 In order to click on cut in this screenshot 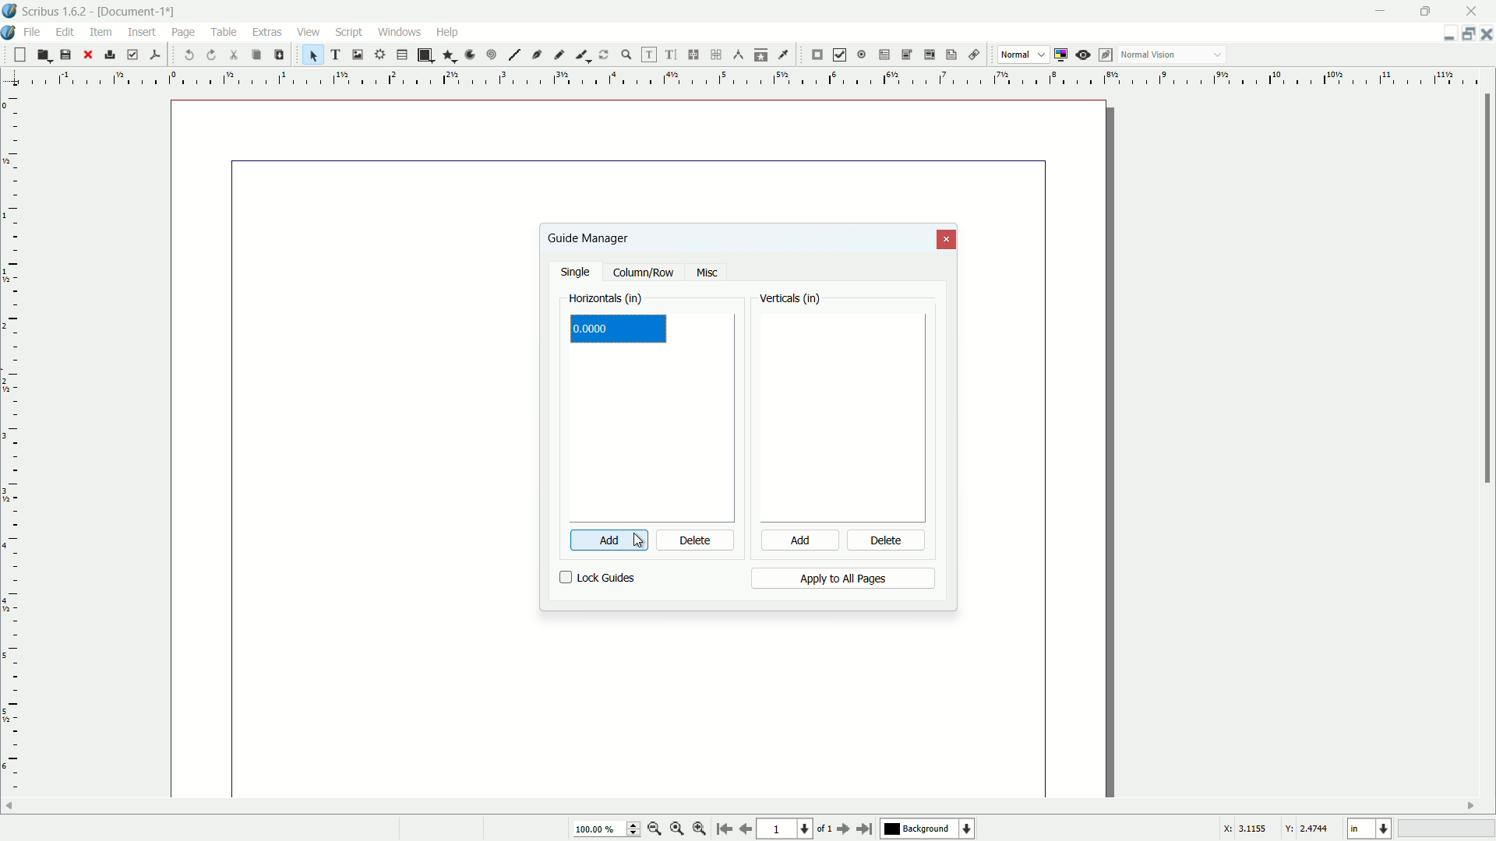, I will do `click(235, 55)`.